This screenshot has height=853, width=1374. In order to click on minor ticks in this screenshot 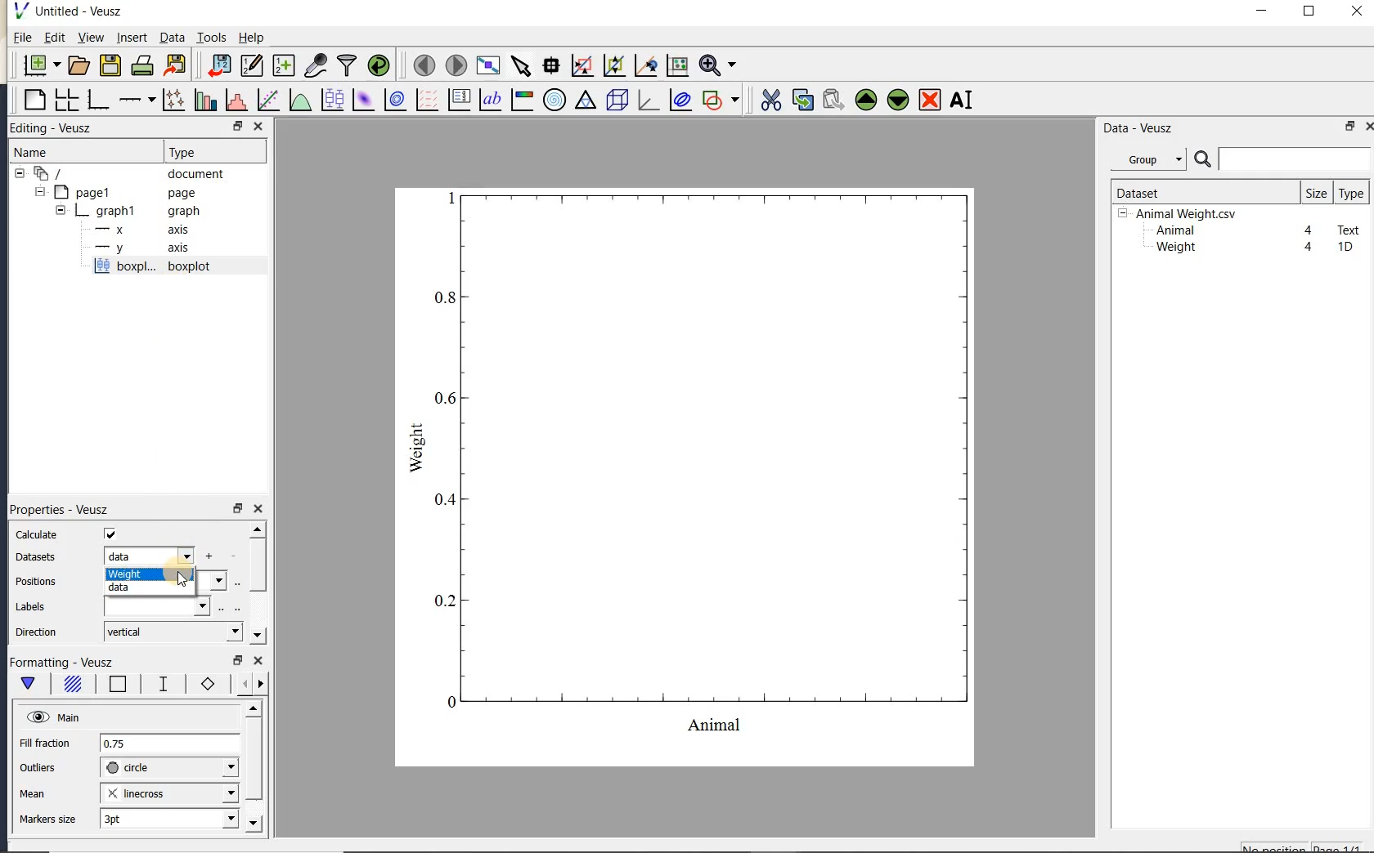, I will do `click(247, 684)`.